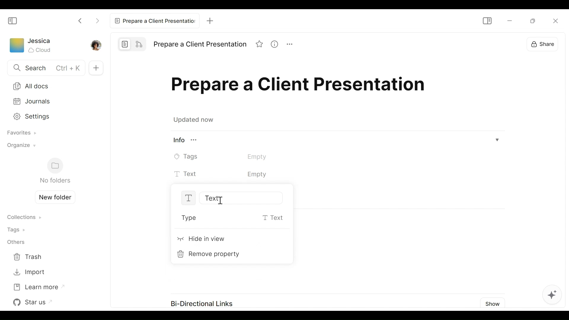 The image size is (569, 320). What do you see at coordinates (18, 229) in the screenshot?
I see `Tags` at bounding box center [18, 229].